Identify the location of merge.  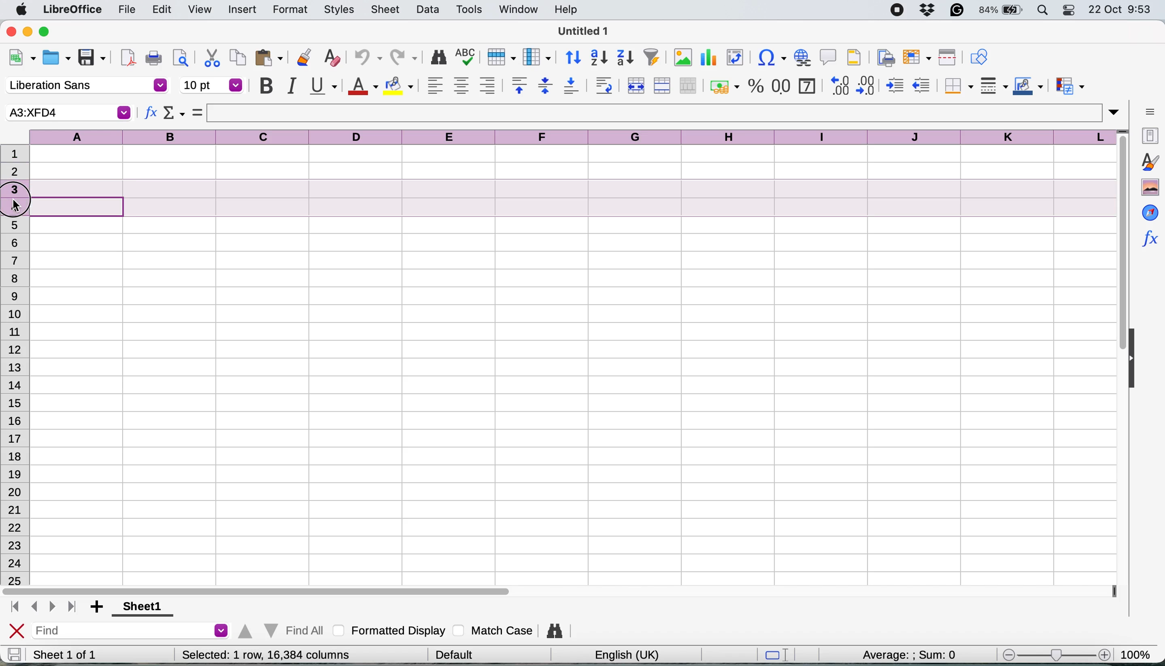
(661, 86).